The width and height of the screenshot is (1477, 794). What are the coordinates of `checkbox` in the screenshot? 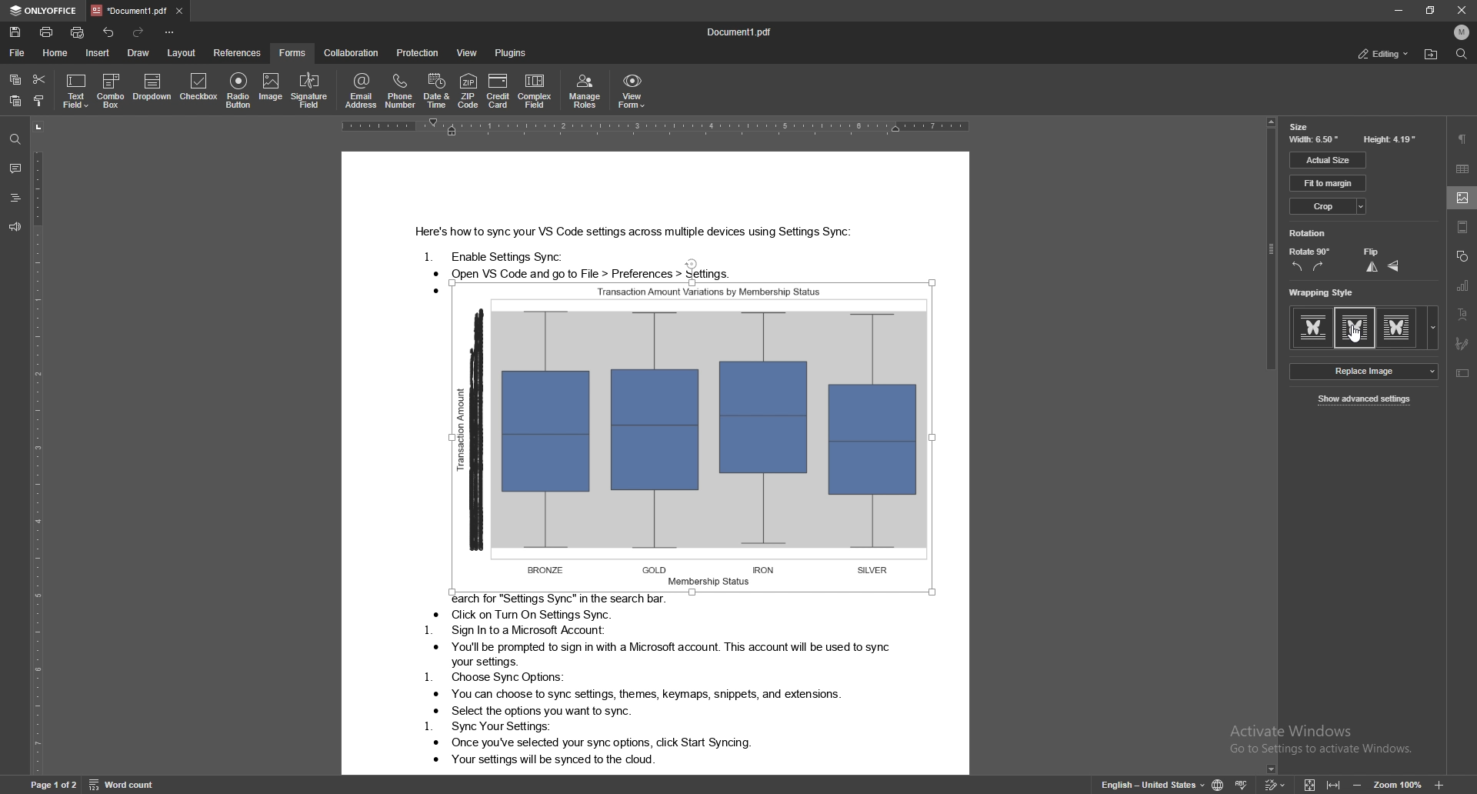 It's located at (200, 88).